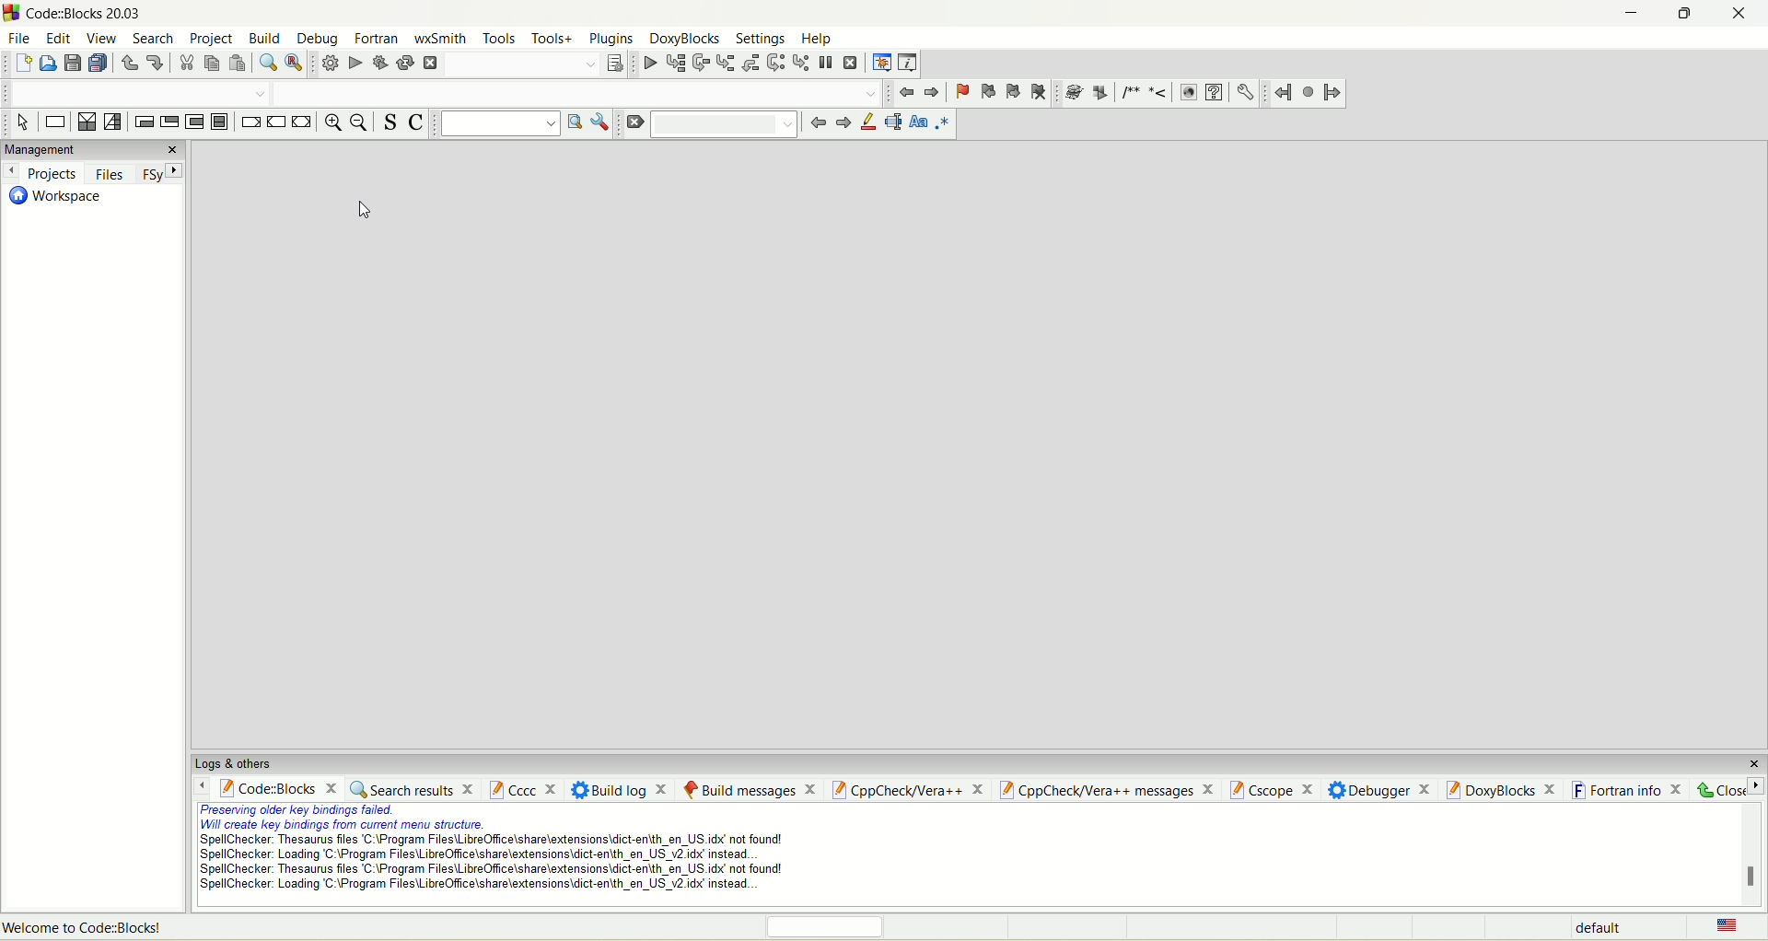  I want to click on save, so click(71, 63).